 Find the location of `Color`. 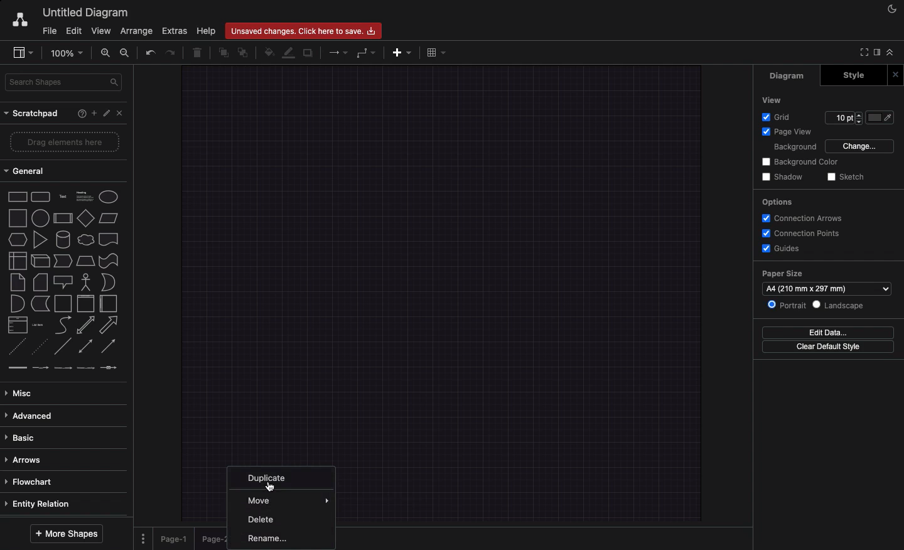

Color is located at coordinates (880, 119).